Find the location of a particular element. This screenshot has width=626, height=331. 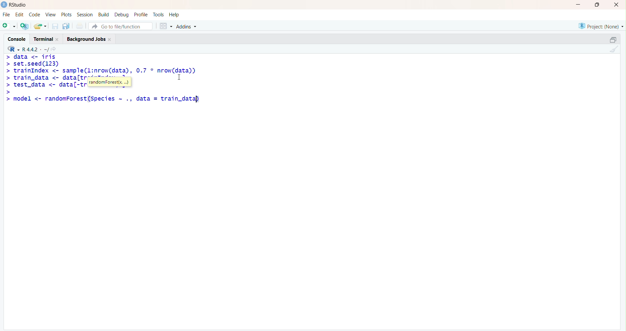

RStudio is located at coordinates (15, 5).